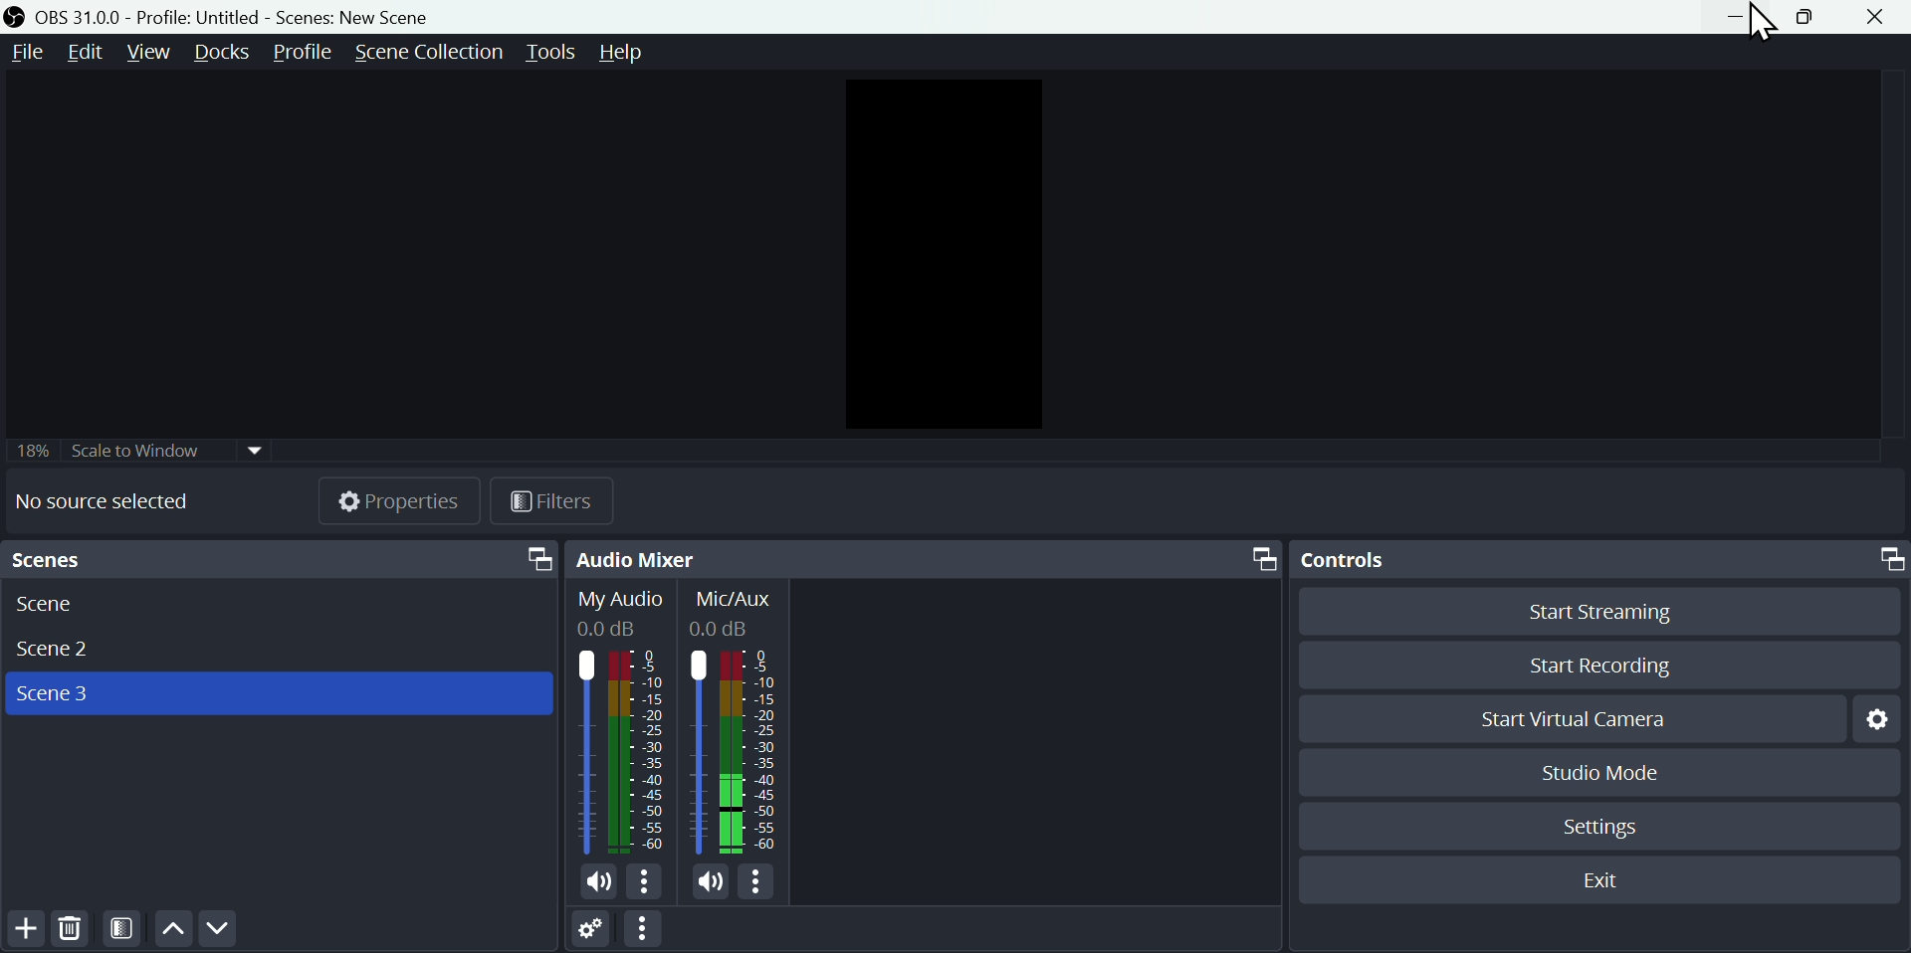  I want to click on , so click(1736, 16).